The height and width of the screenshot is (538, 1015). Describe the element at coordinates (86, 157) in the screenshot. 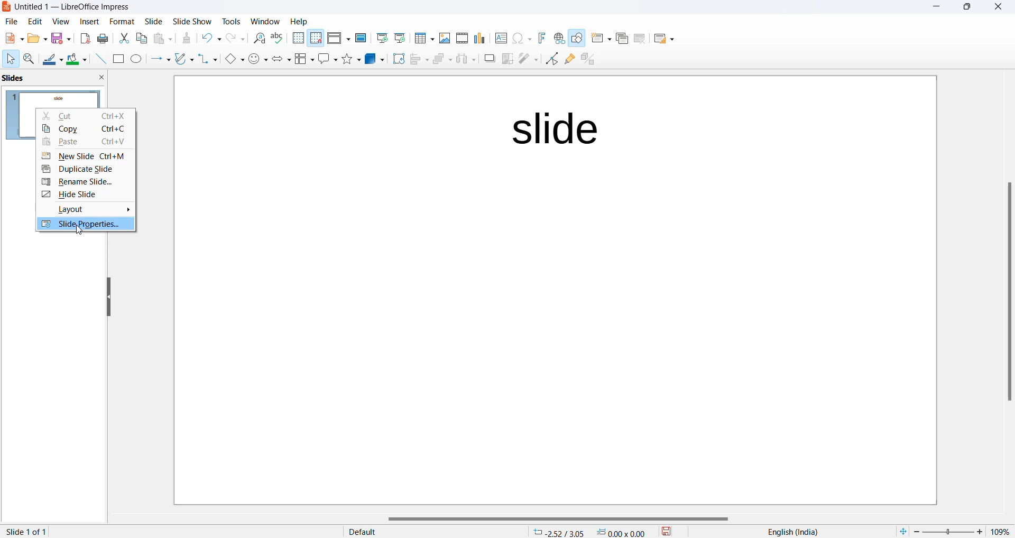

I see `new slide` at that location.